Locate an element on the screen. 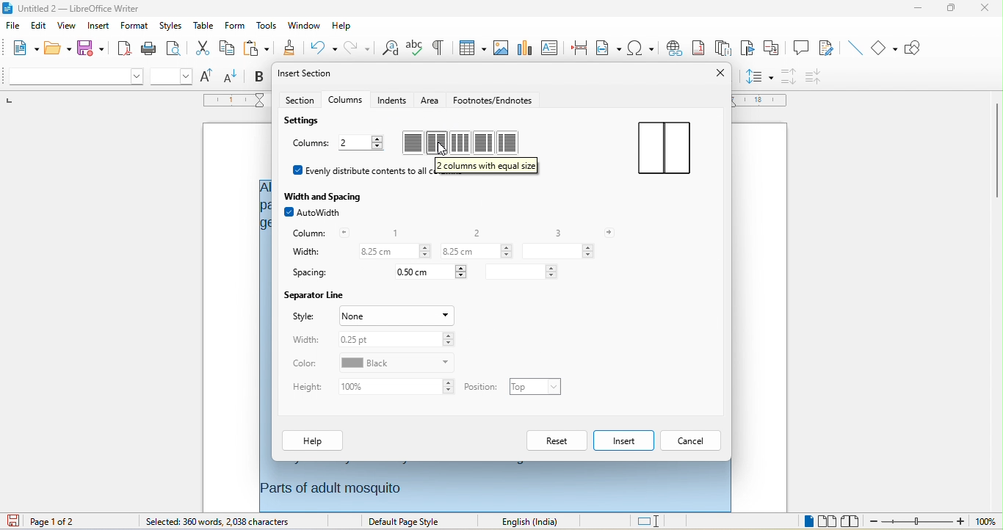  untitled 2 - libreoffice writer is located at coordinates (73, 7).